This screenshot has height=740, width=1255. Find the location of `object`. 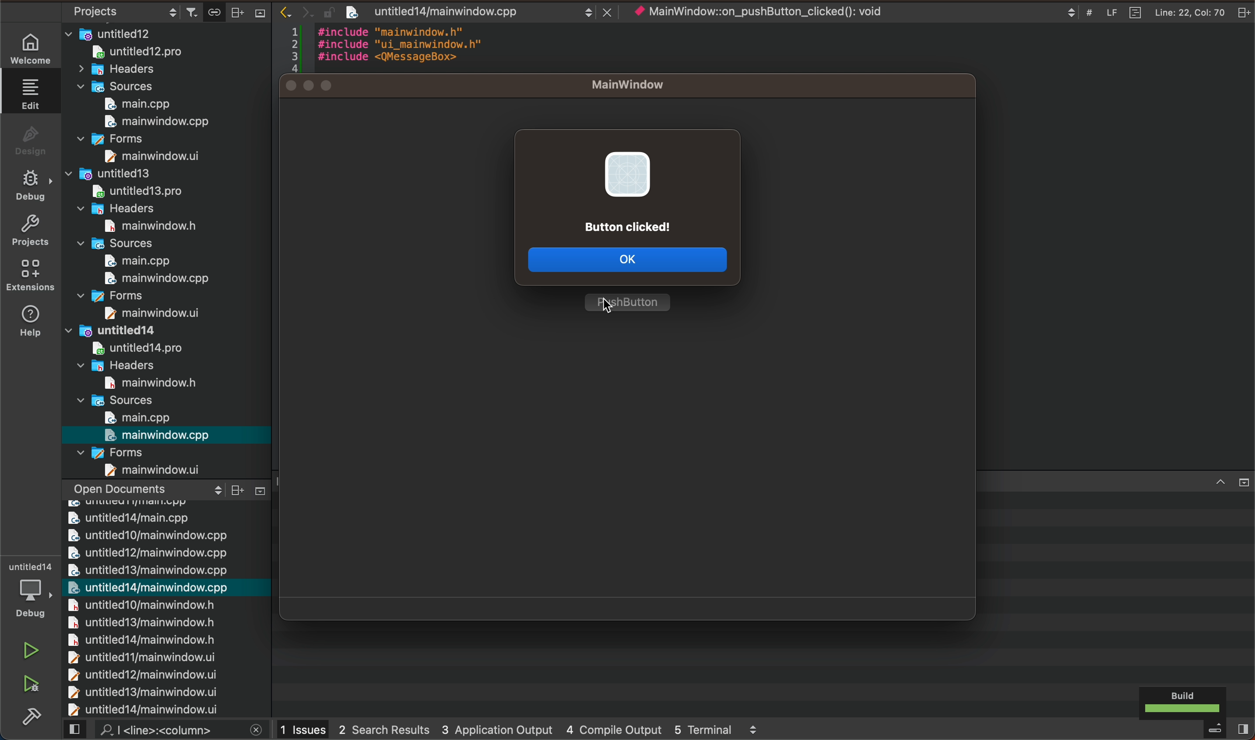

object is located at coordinates (774, 11).